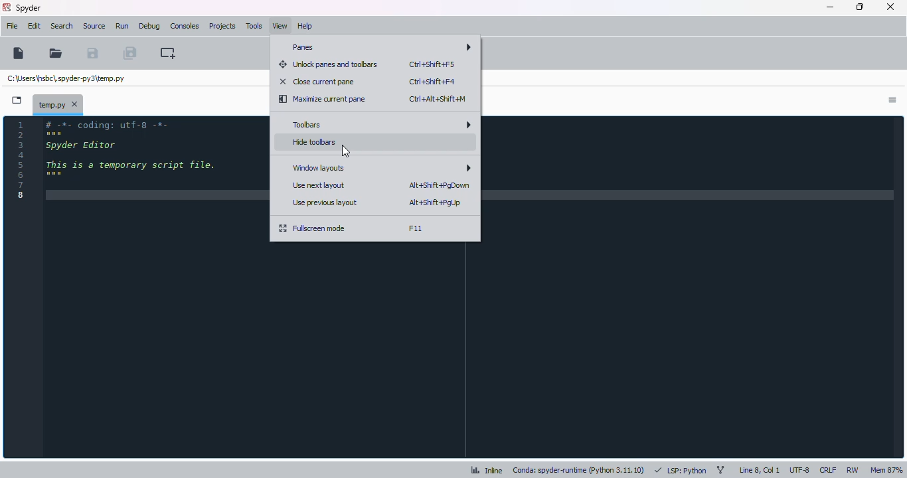 The width and height of the screenshot is (907, 478). What do you see at coordinates (6, 7) in the screenshot?
I see `logo` at bounding box center [6, 7].